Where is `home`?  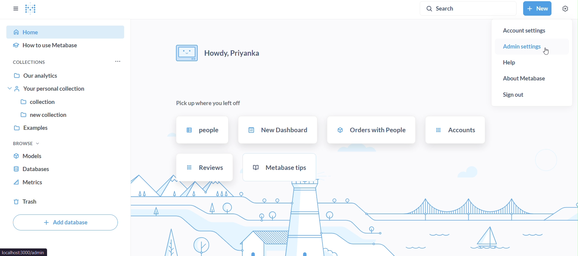 home is located at coordinates (67, 31).